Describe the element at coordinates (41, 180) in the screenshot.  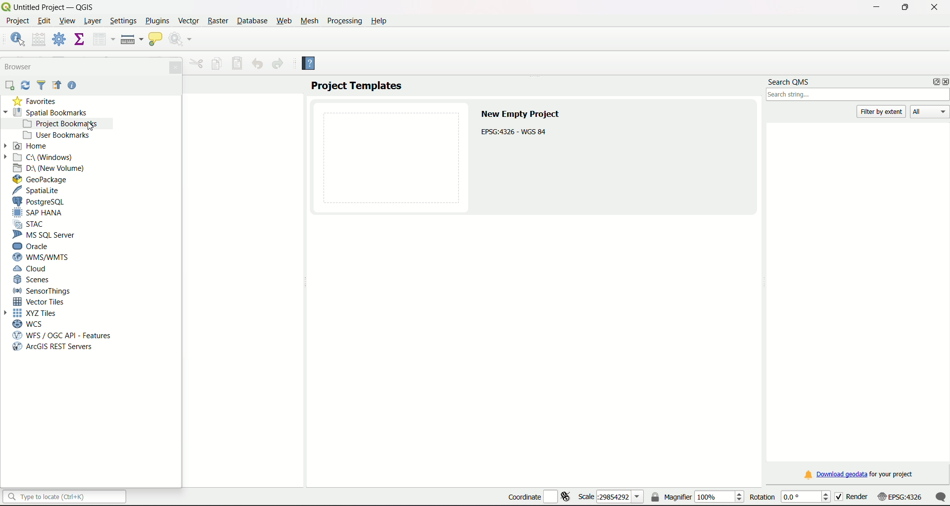
I see `GeoPackage` at that location.